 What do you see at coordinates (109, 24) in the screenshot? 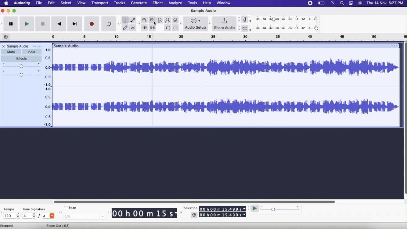
I see `Enable Looping` at bounding box center [109, 24].